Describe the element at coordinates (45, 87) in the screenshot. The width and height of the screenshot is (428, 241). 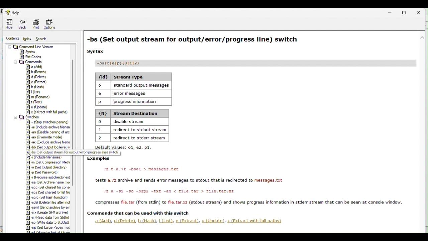
I see `Commands` at that location.